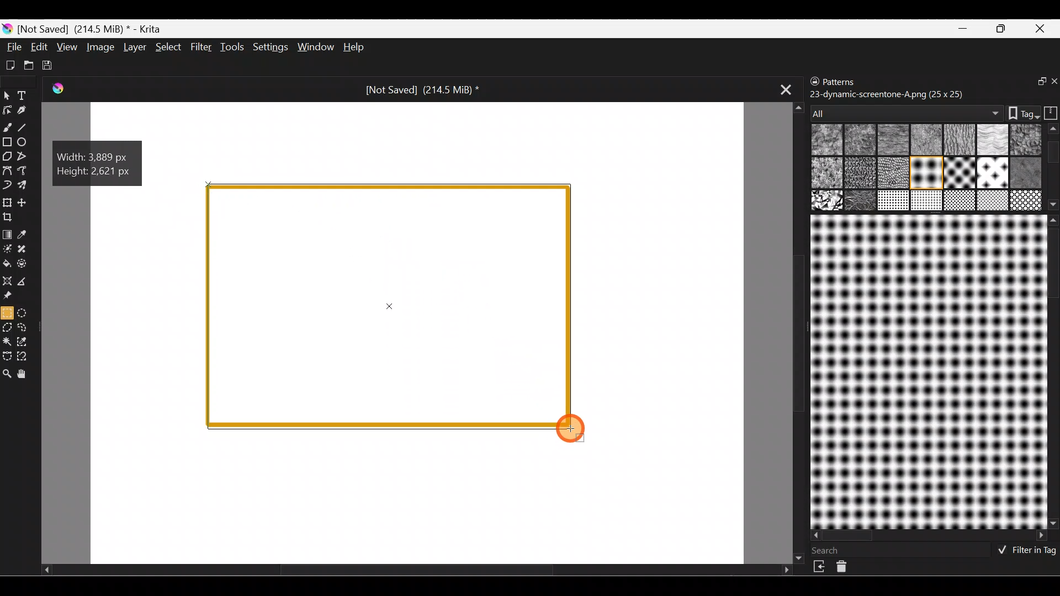 This screenshot has height=596, width=1060. Describe the element at coordinates (828, 201) in the screenshot. I see `14 Texture_rock.png` at that location.